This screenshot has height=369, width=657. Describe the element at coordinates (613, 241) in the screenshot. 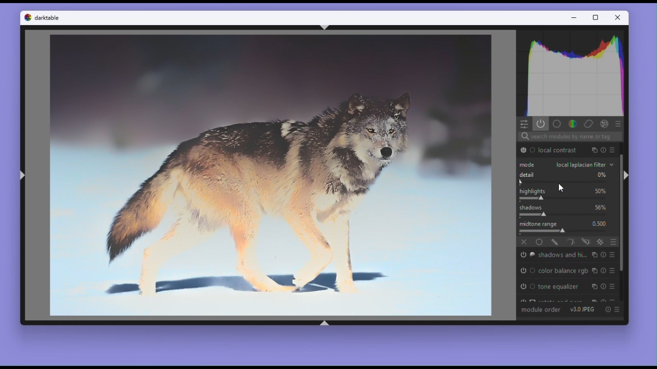

I see `Blending options` at that location.